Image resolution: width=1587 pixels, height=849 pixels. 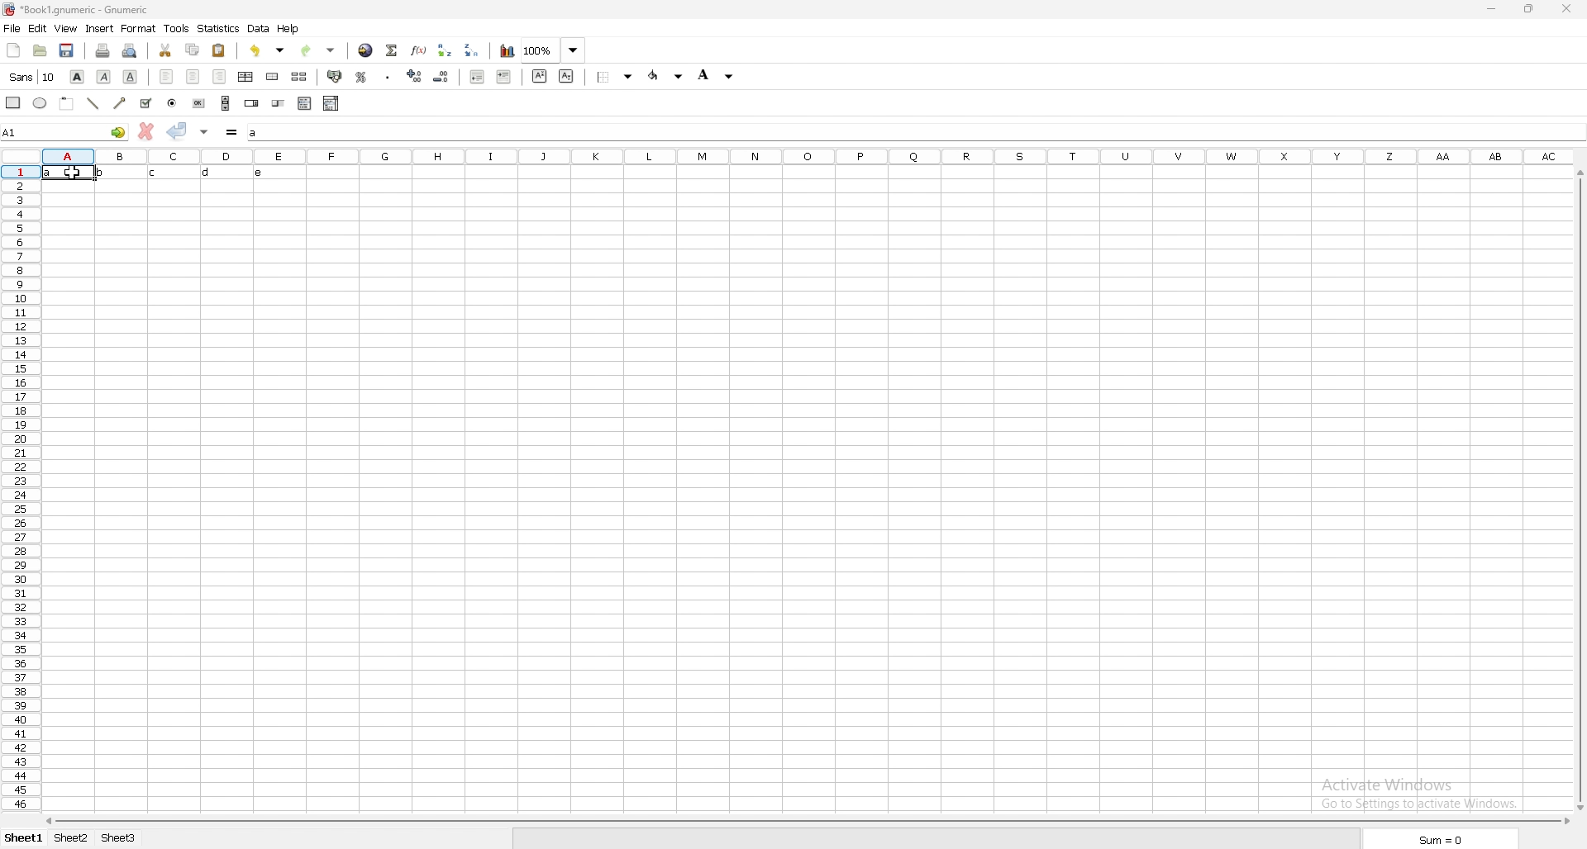 I want to click on input box, so click(x=915, y=133).